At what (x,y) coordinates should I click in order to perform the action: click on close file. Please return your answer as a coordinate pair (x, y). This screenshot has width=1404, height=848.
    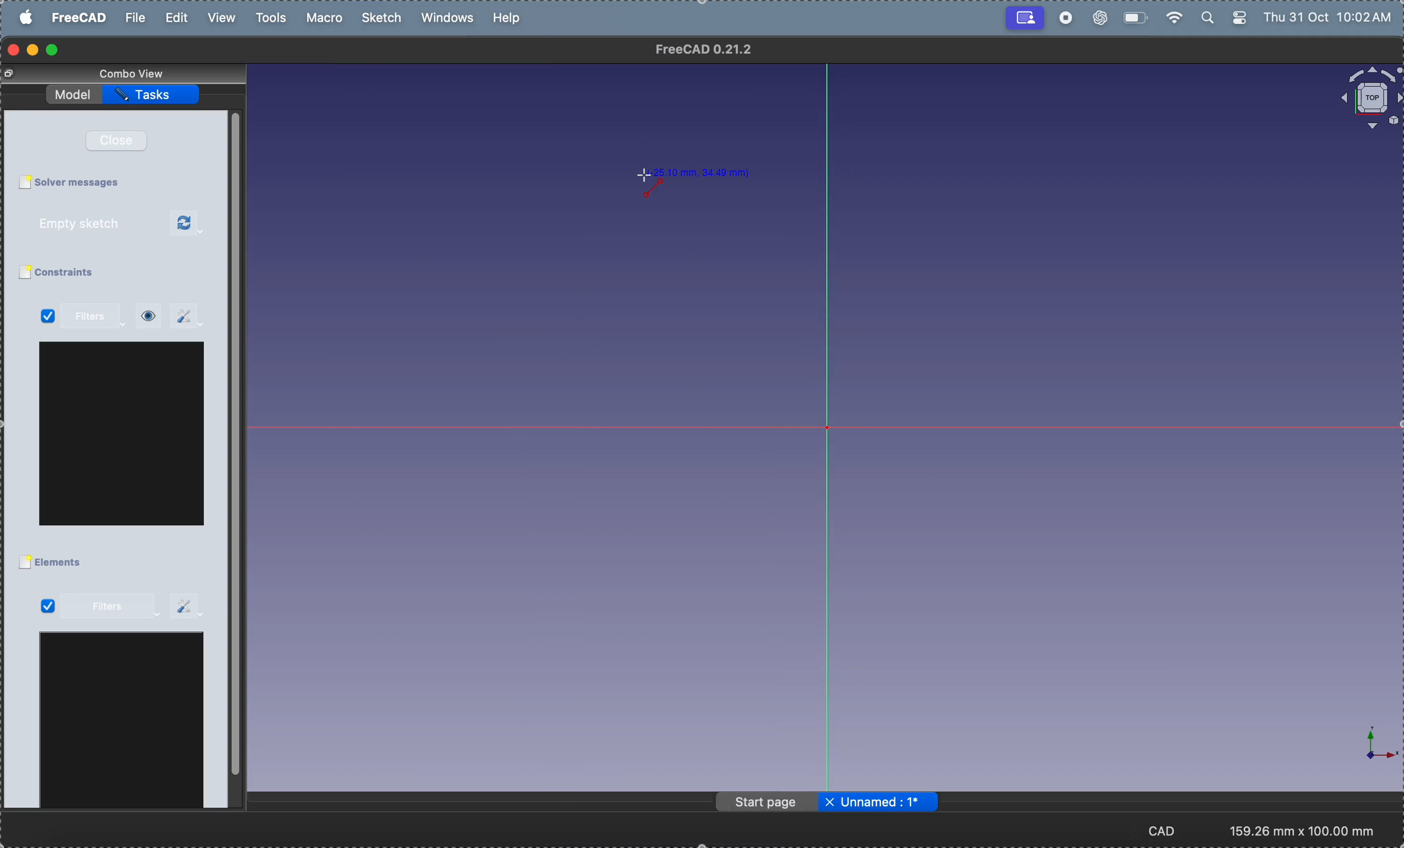
    Looking at the image, I should click on (830, 803).